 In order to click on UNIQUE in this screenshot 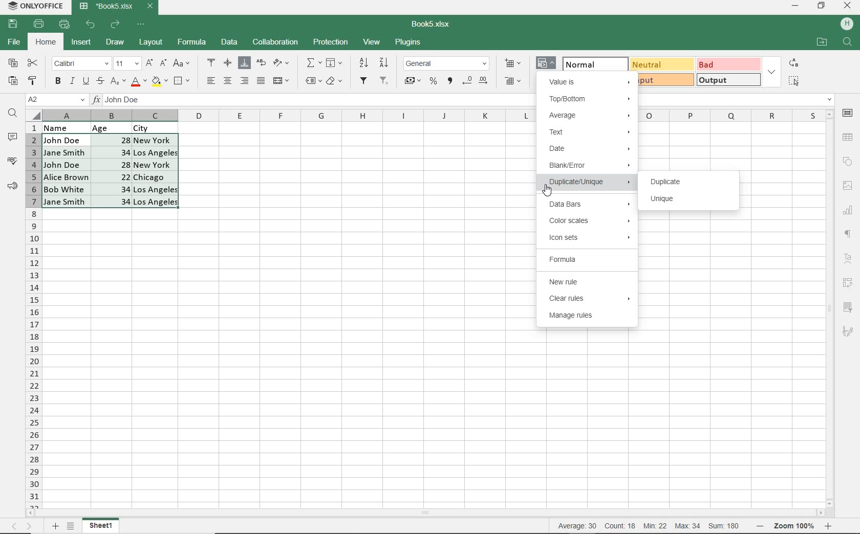, I will do `click(663, 201)`.